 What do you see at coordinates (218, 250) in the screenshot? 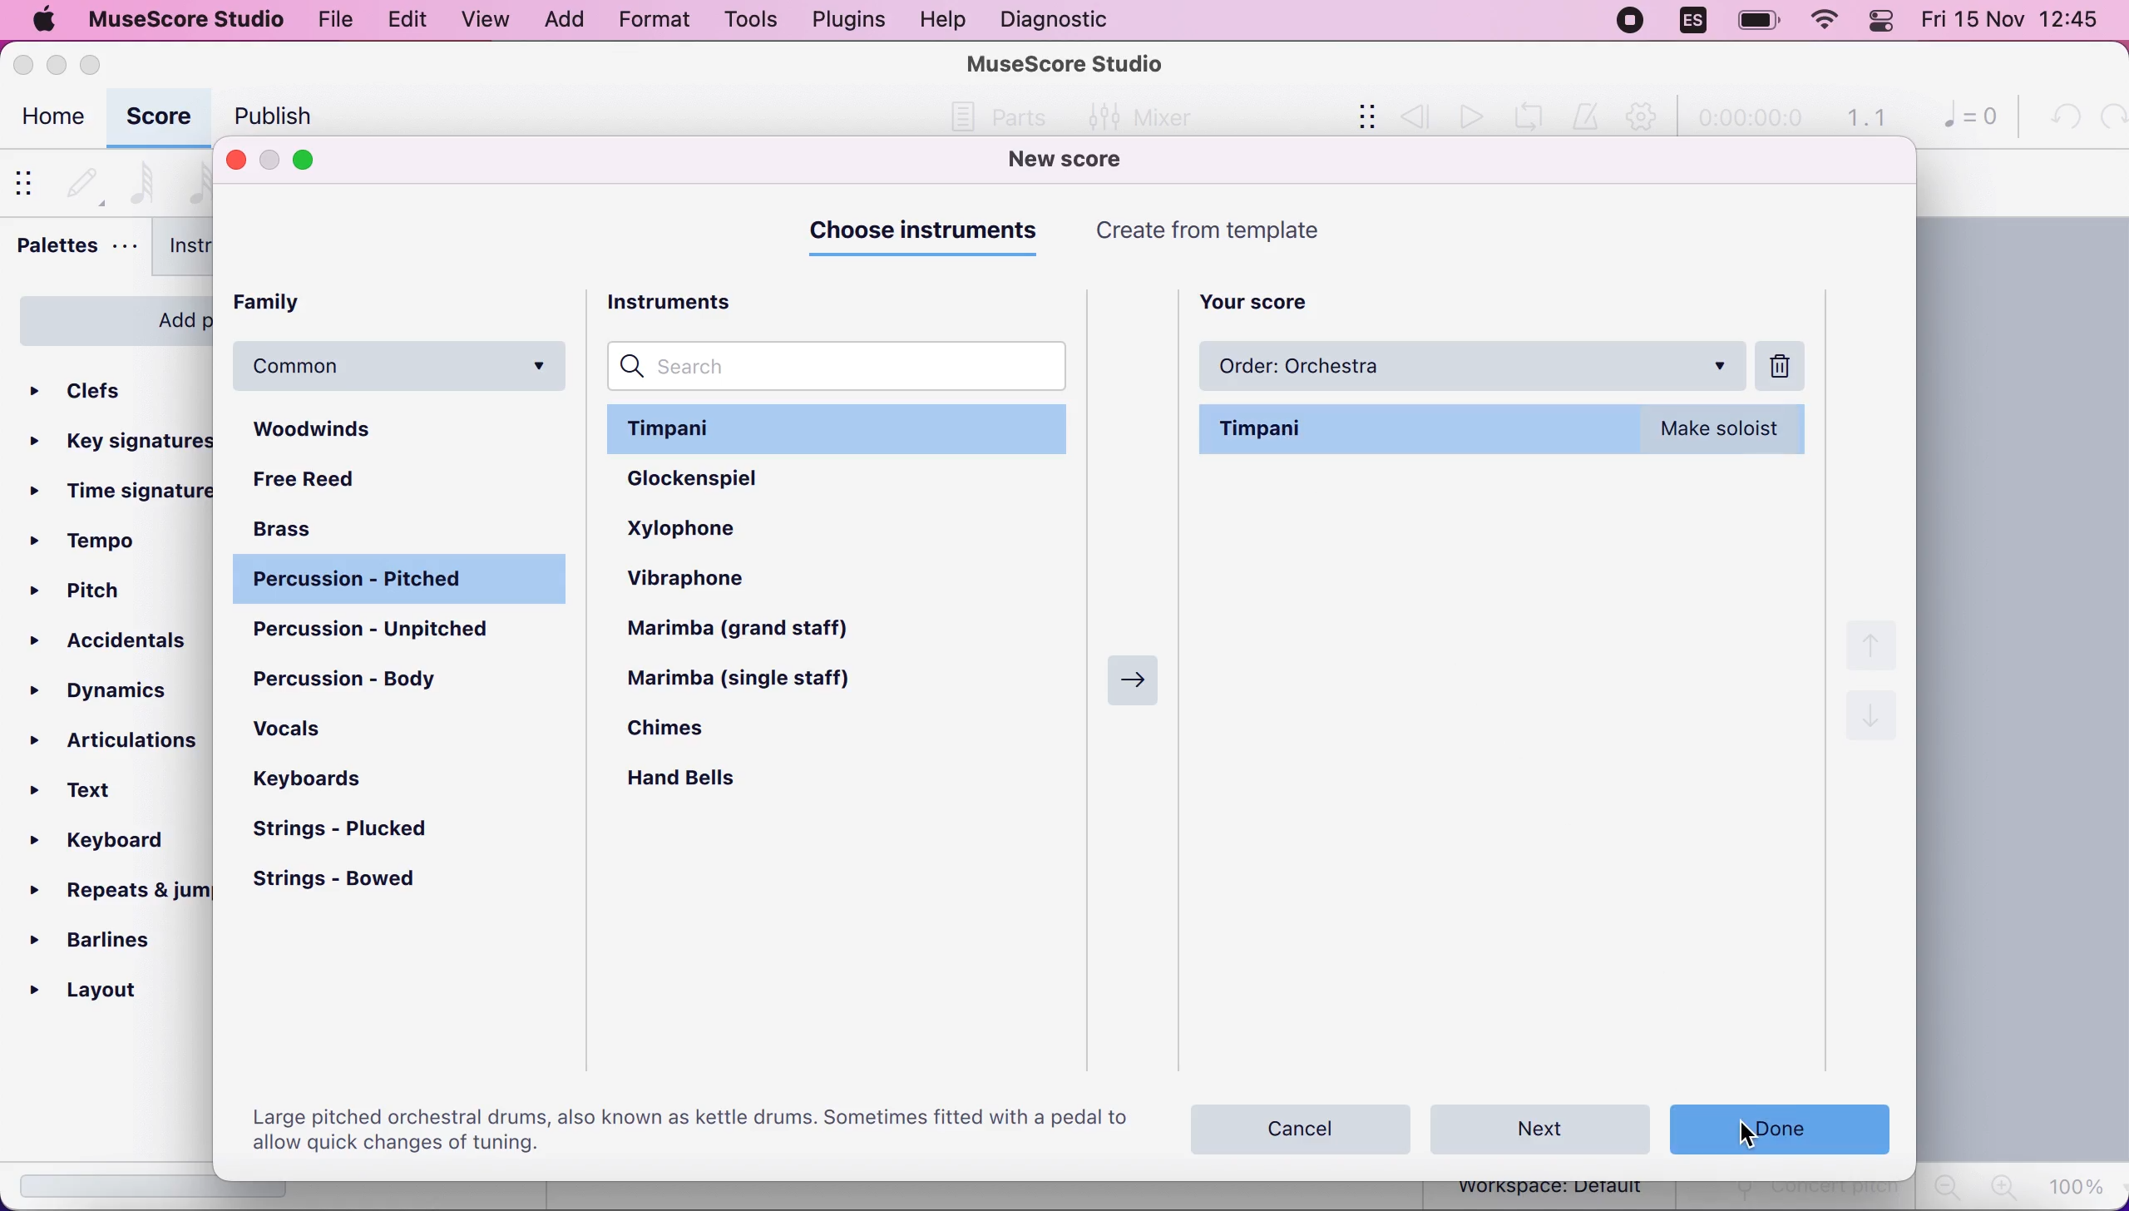
I see `instruments` at bounding box center [218, 250].